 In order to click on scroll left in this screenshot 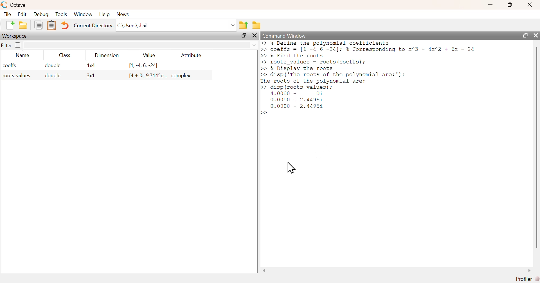, I will do `click(264, 270)`.